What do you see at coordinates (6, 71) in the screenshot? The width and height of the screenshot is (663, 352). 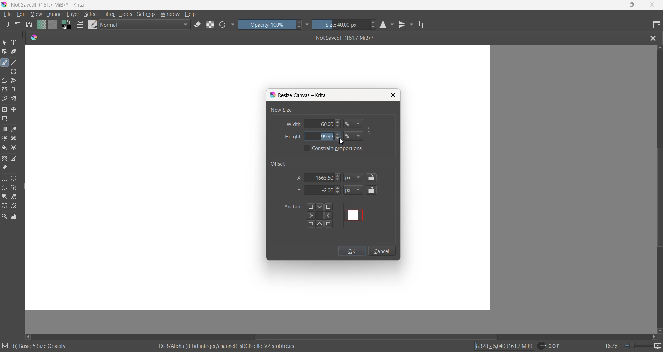 I see `rectangle tool` at bounding box center [6, 71].